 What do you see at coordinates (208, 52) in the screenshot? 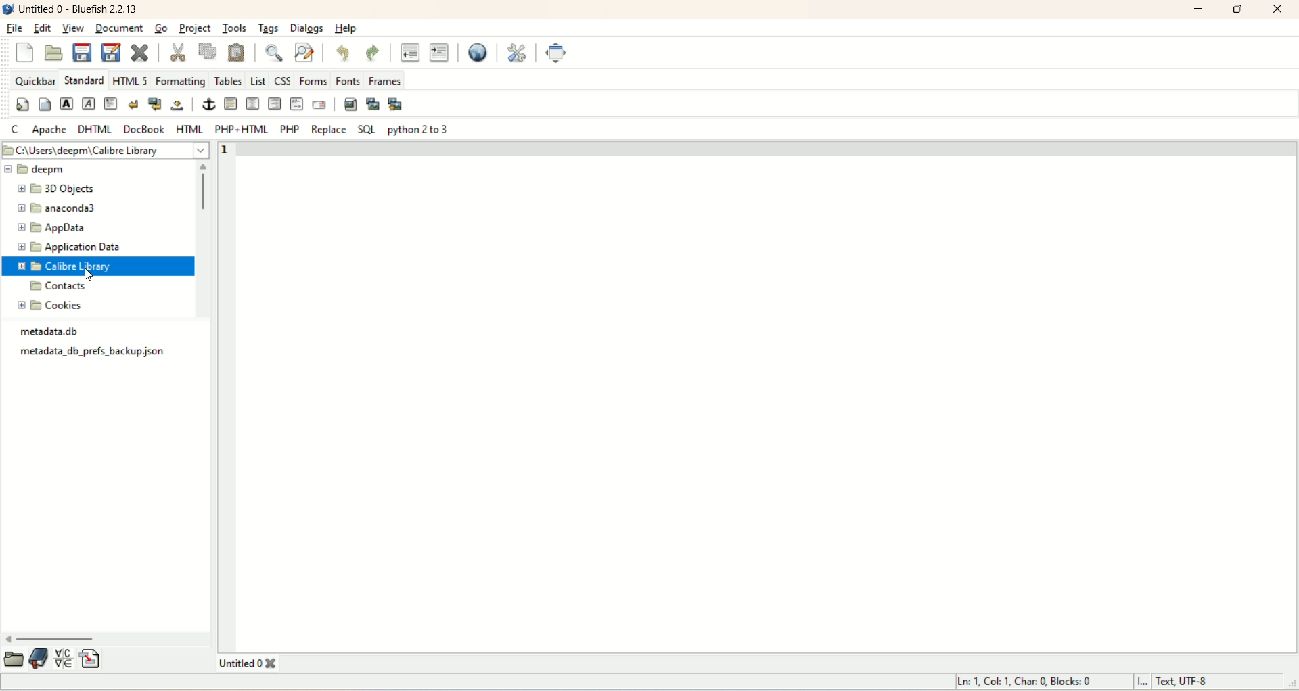
I see `copy` at bounding box center [208, 52].